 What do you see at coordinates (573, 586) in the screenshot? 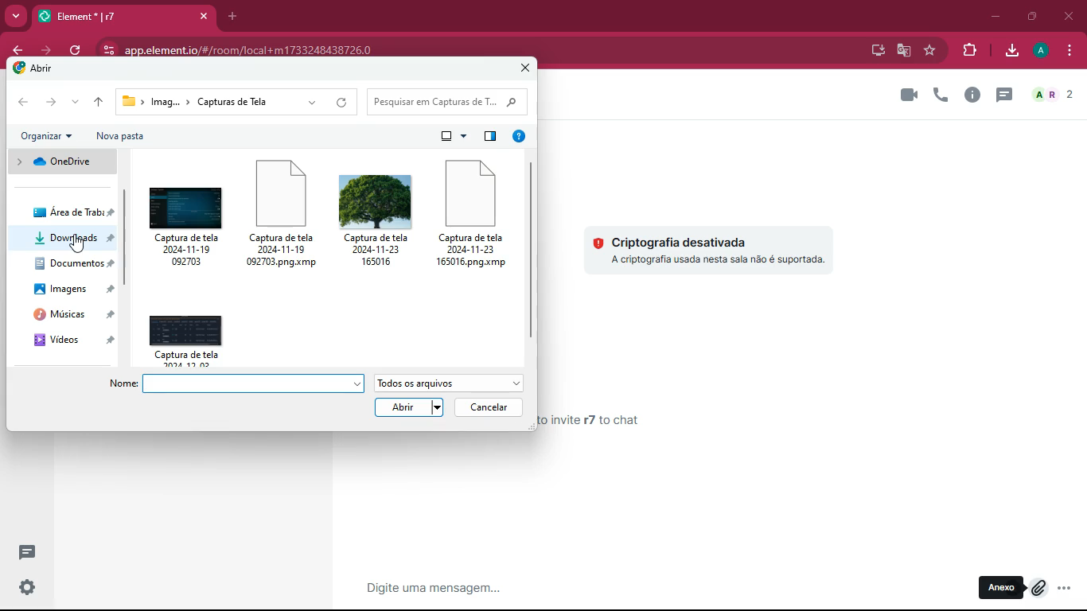
I see `message` at bounding box center [573, 586].